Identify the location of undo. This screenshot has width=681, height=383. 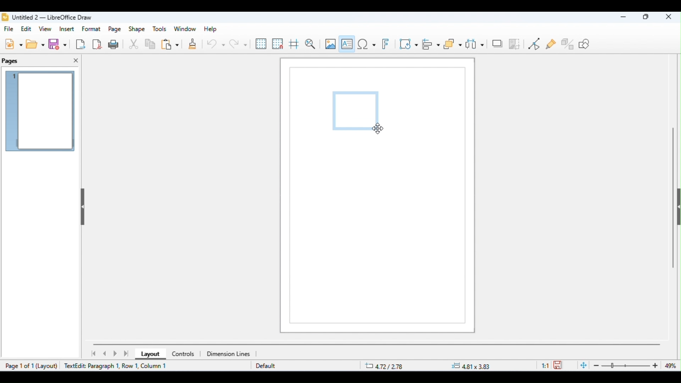
(216, 45).